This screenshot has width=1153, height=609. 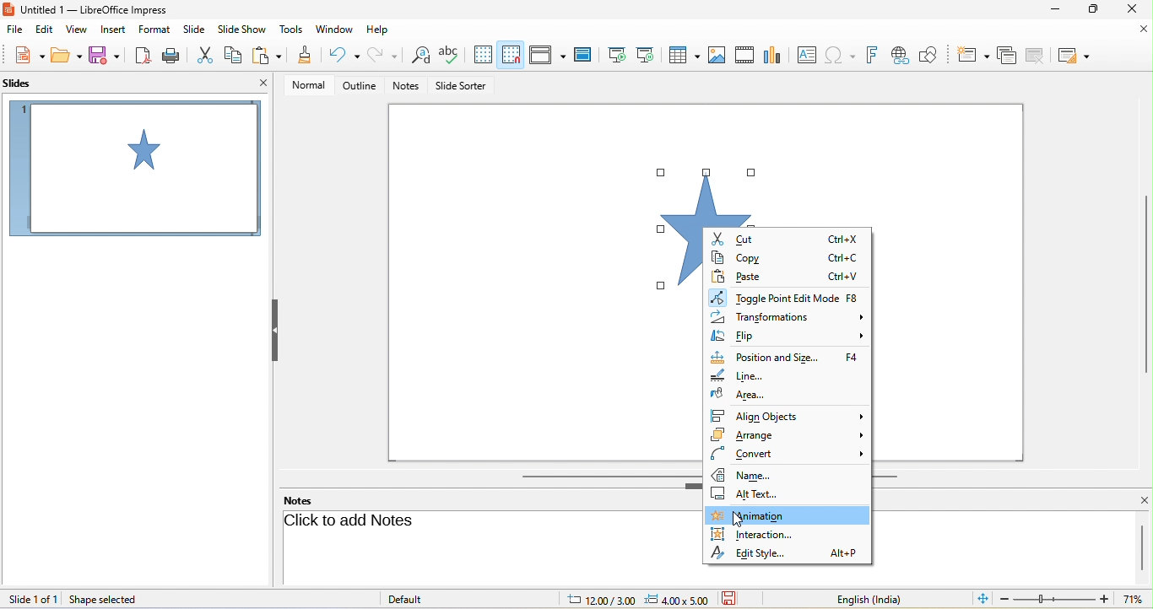 What do you see at coordinates (973, 57) in the screenshot?
I see `new slide` at bounding box center [973, 57].